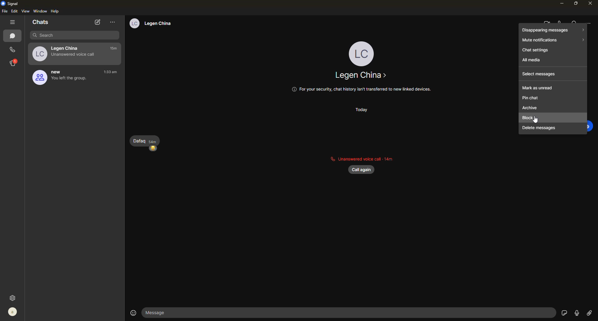  What do you see at coordinates (364, 170) in the screenshot?
I see `call again` at bounding box center [364, 170].